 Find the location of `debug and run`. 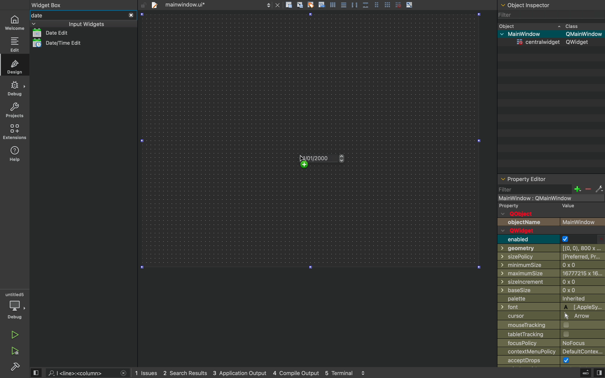

debug and run is located at coordinates (16, 351).